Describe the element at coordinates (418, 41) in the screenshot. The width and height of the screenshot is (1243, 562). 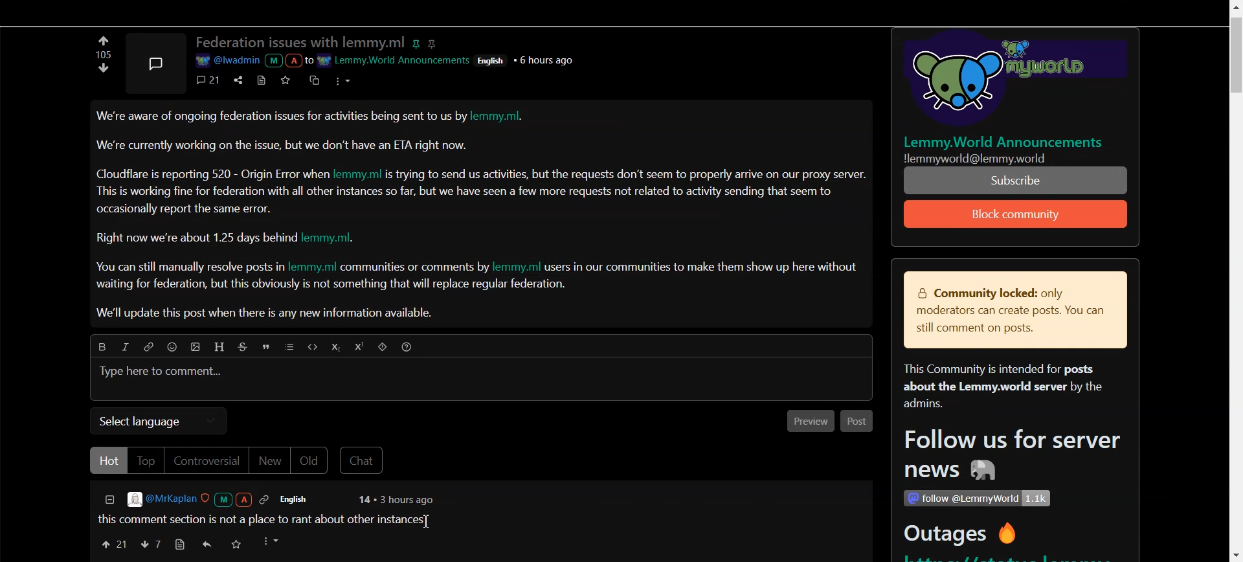
I see `pin` at that location.